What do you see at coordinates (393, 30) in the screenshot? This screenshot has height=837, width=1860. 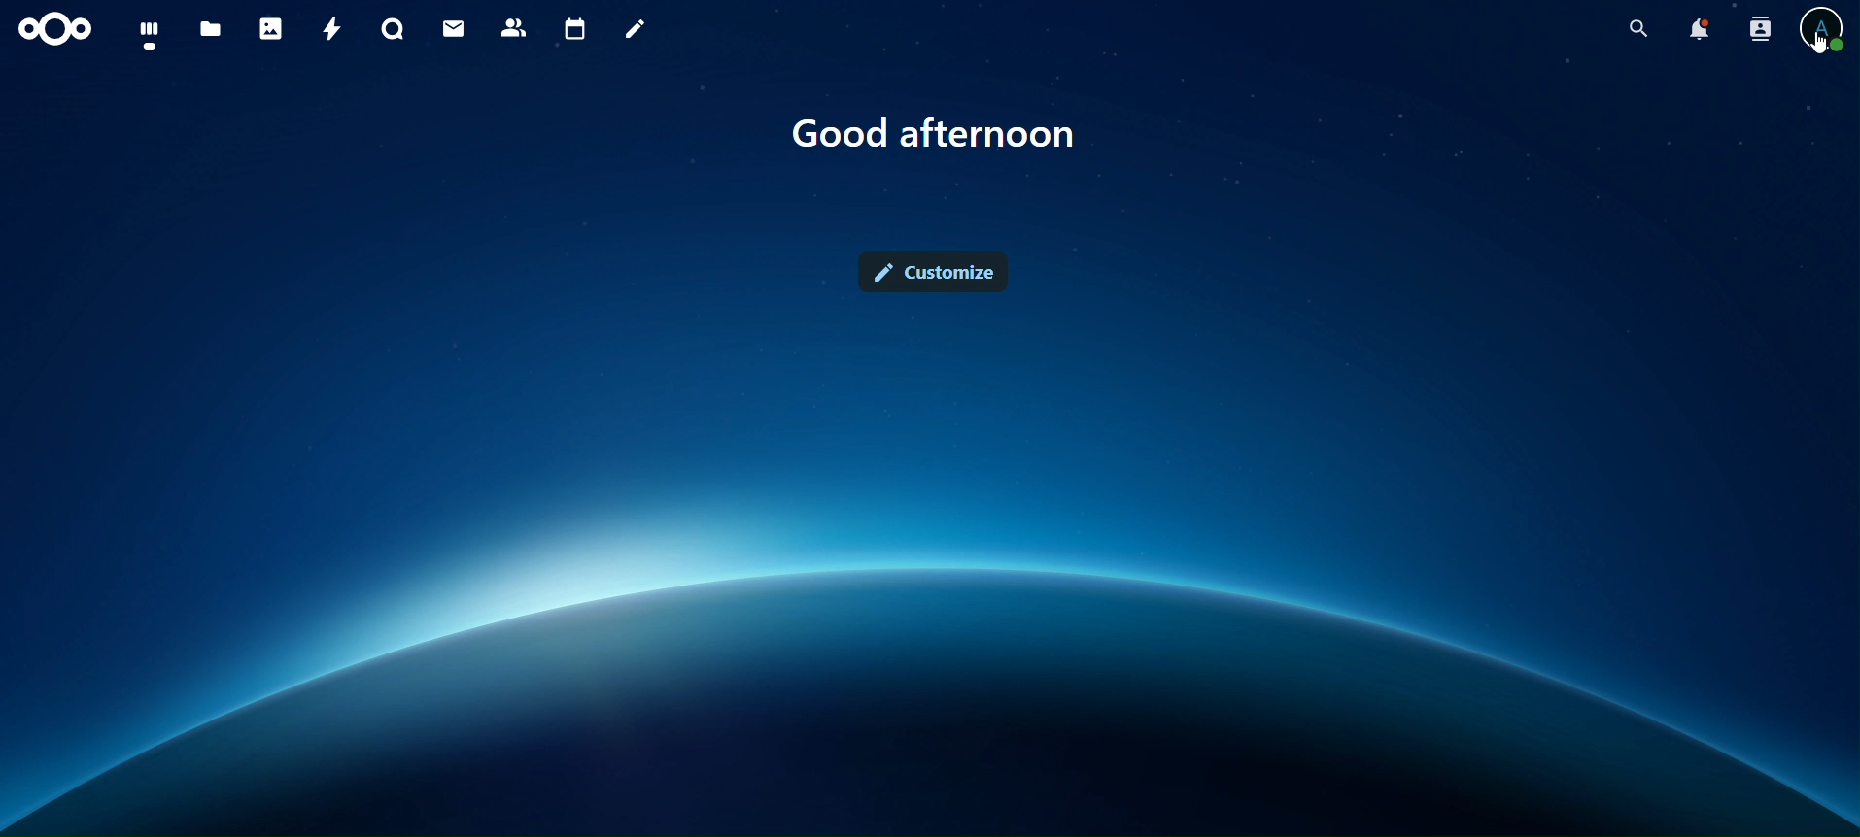 I see `talk` at bounding box center [393, 30].